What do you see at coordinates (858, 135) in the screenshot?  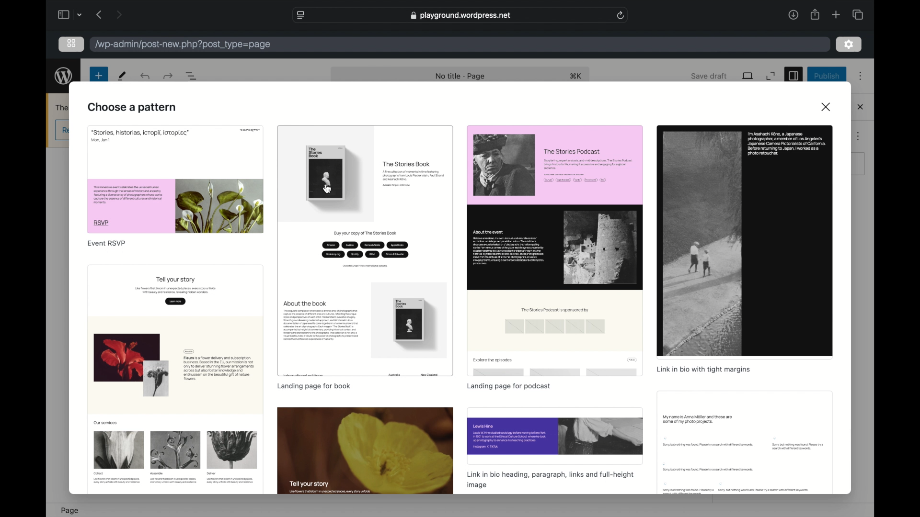 I see `more options` at bounding box center [858, 135].